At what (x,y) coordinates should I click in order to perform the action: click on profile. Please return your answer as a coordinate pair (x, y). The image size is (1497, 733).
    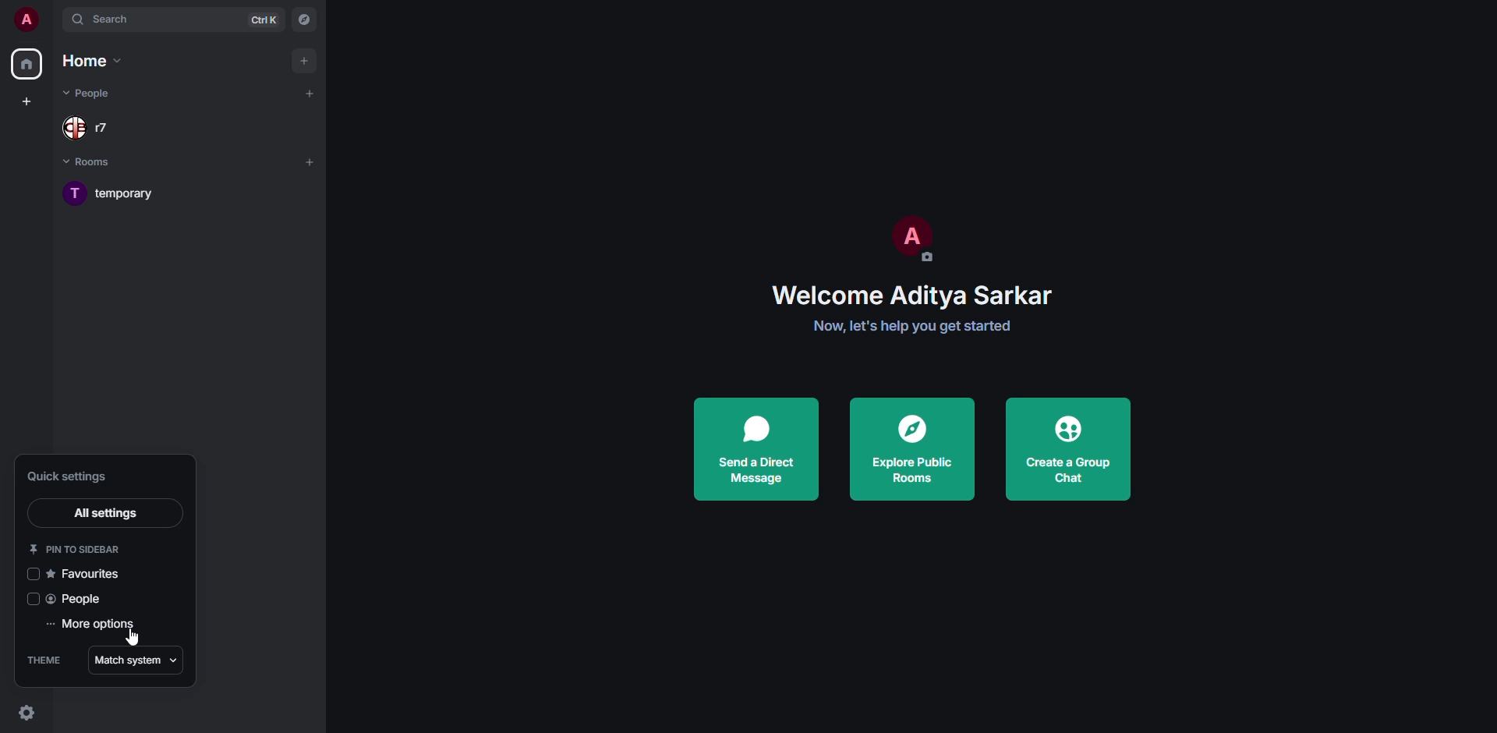
    Looking at the image, I should click on (26, 19).